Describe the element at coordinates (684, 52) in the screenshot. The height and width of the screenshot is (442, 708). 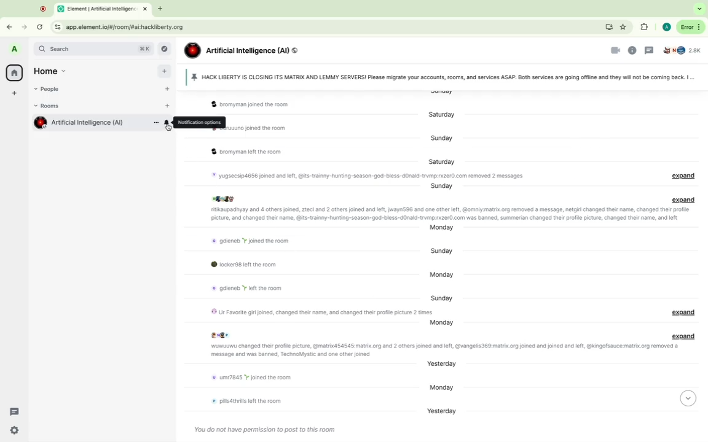
I see `People` at that location.